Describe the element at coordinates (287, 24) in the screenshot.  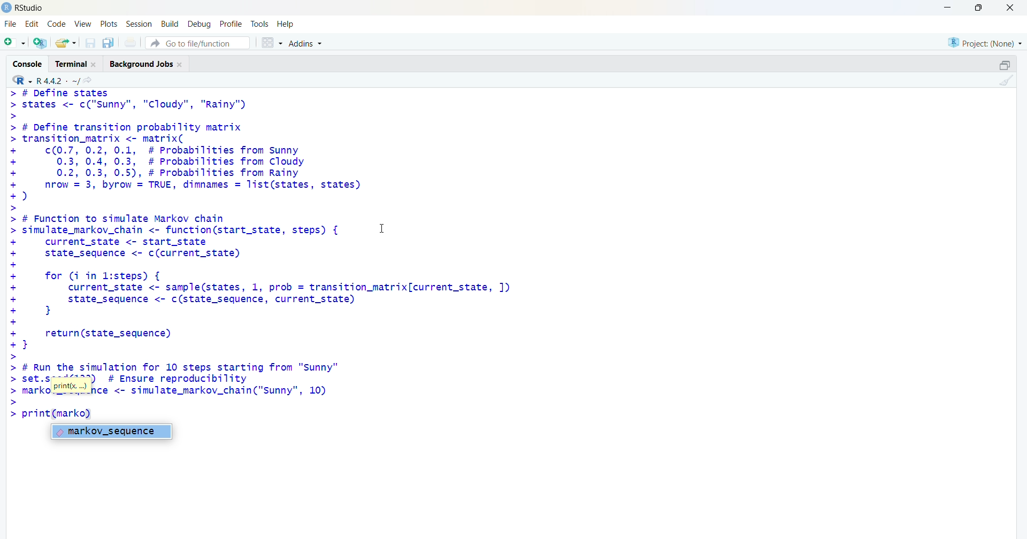
I see `help` at that location.